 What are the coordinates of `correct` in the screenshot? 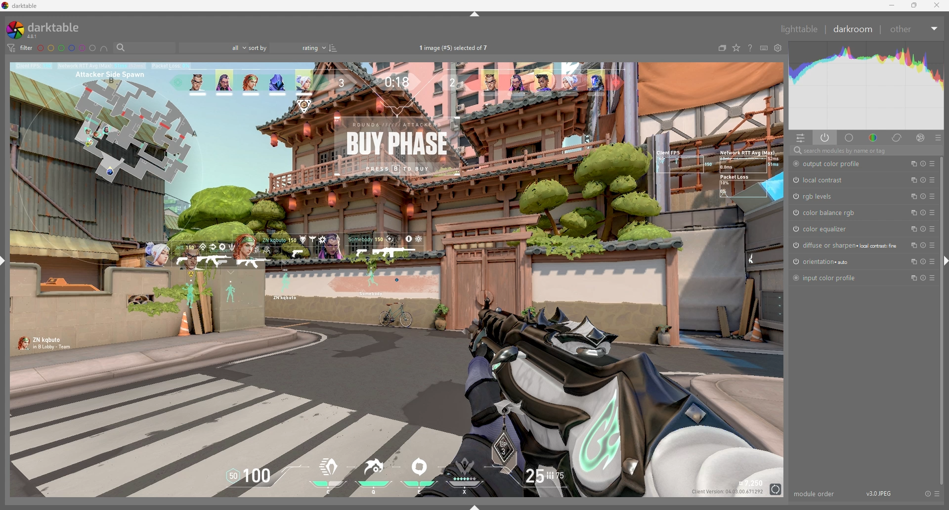 It's located at (898, 137).